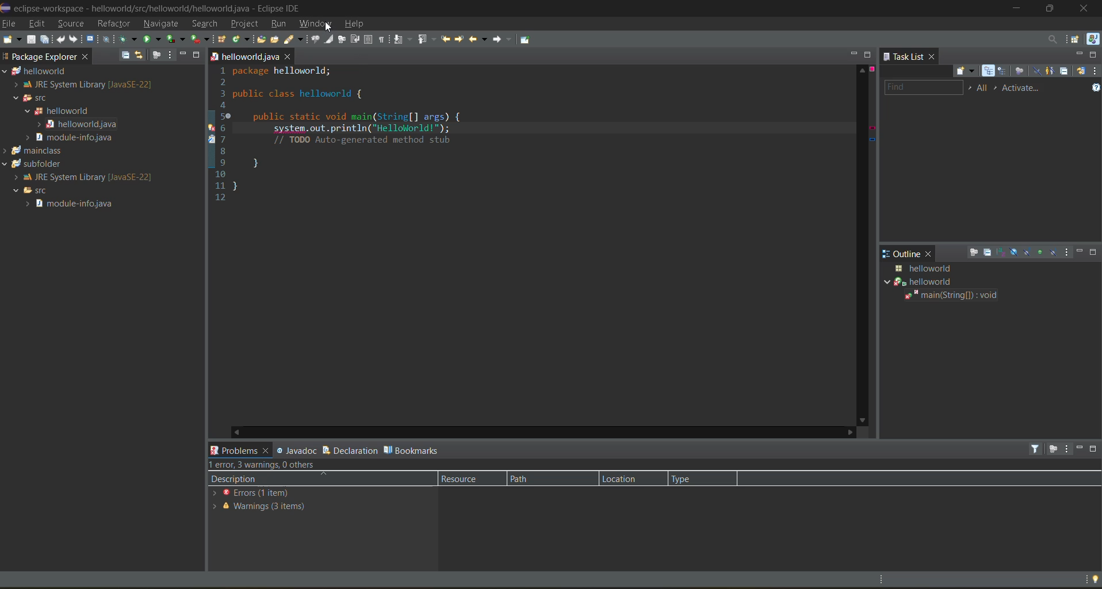  What do you see at coordinates (128, 39) in the screenshot?
I see `debug` at bounding box center [128, 39].